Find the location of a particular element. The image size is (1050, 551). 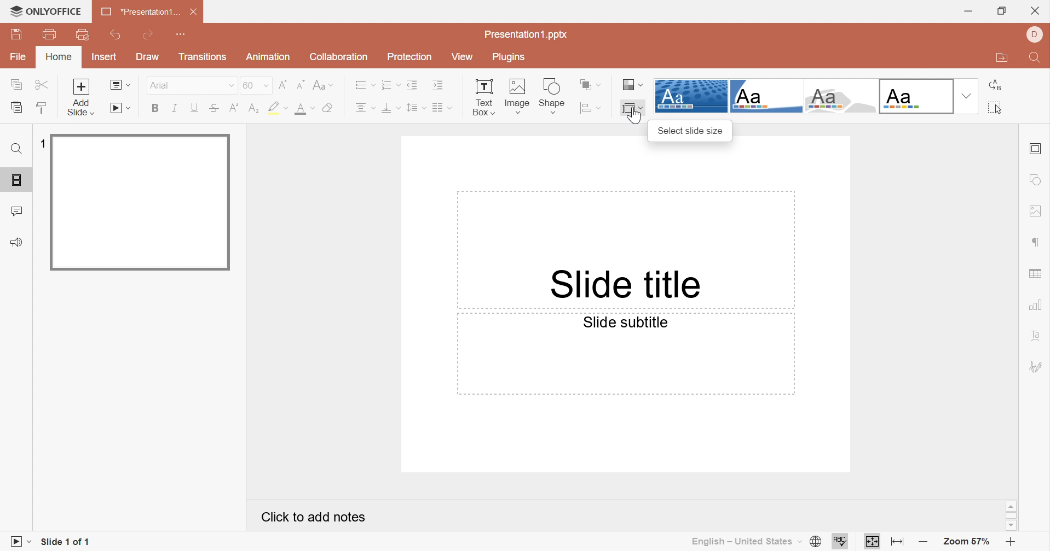

Clear style is located at coordinates (329, 107).